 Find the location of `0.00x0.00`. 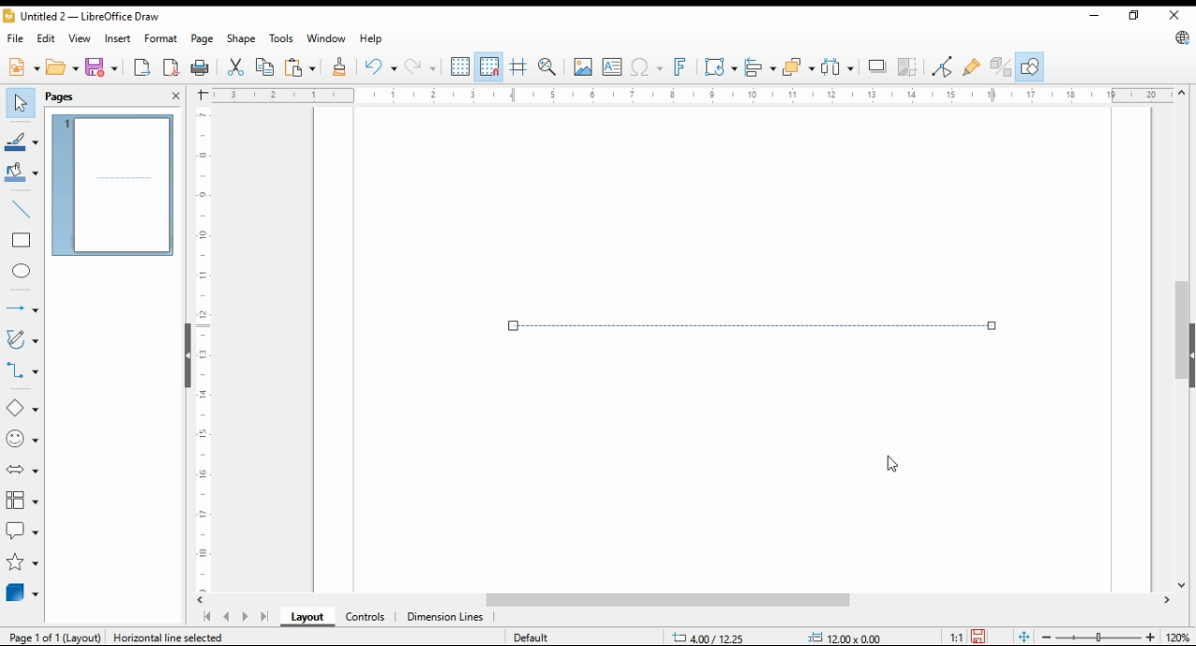

0.00x0.00 is located at coordinates (846, 637).